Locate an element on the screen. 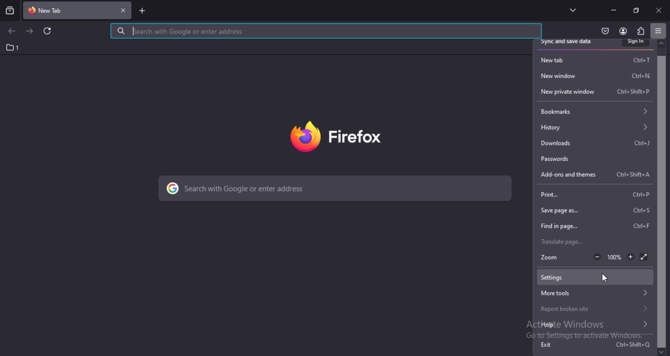 Image resolution: width=670 pixels, height=356 pixels. downloads is located at coordinates (594, 141).